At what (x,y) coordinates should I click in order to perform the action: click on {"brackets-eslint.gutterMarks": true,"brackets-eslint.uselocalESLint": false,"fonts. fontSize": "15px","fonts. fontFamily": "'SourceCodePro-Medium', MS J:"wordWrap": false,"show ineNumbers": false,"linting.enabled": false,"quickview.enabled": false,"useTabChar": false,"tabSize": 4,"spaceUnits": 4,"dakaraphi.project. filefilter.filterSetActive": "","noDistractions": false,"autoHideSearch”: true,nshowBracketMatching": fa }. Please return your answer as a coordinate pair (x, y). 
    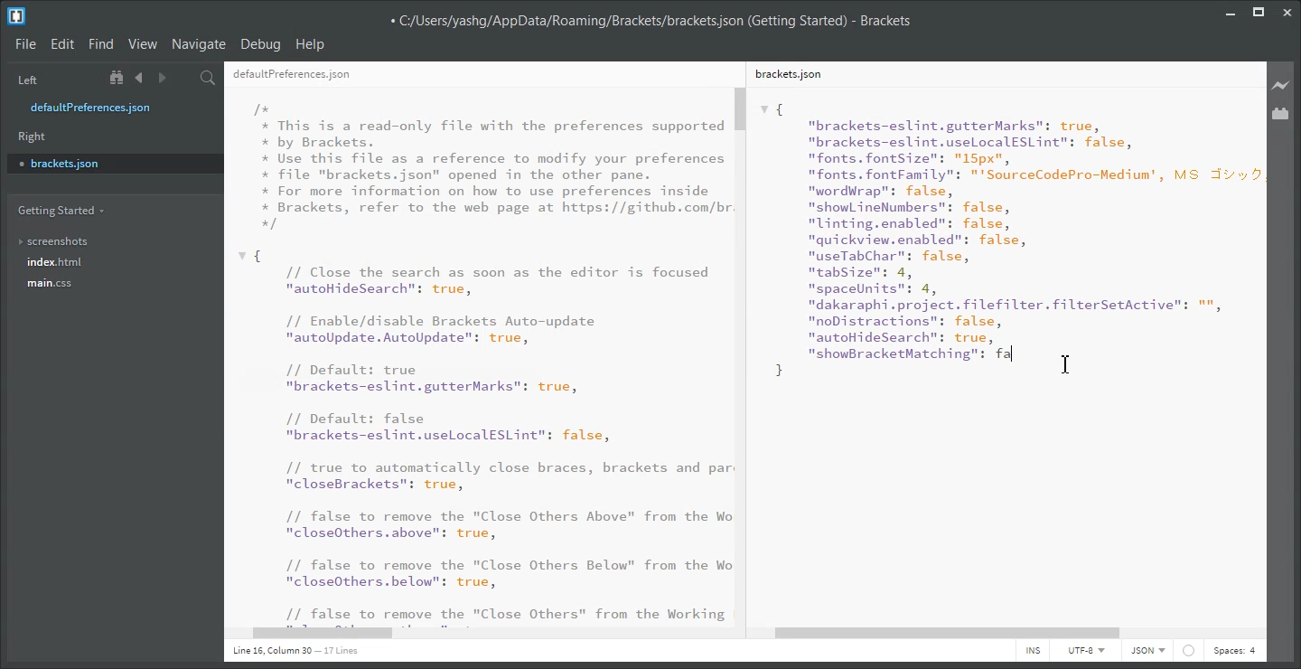
    Looking at the image, I should click on (1009, 240).